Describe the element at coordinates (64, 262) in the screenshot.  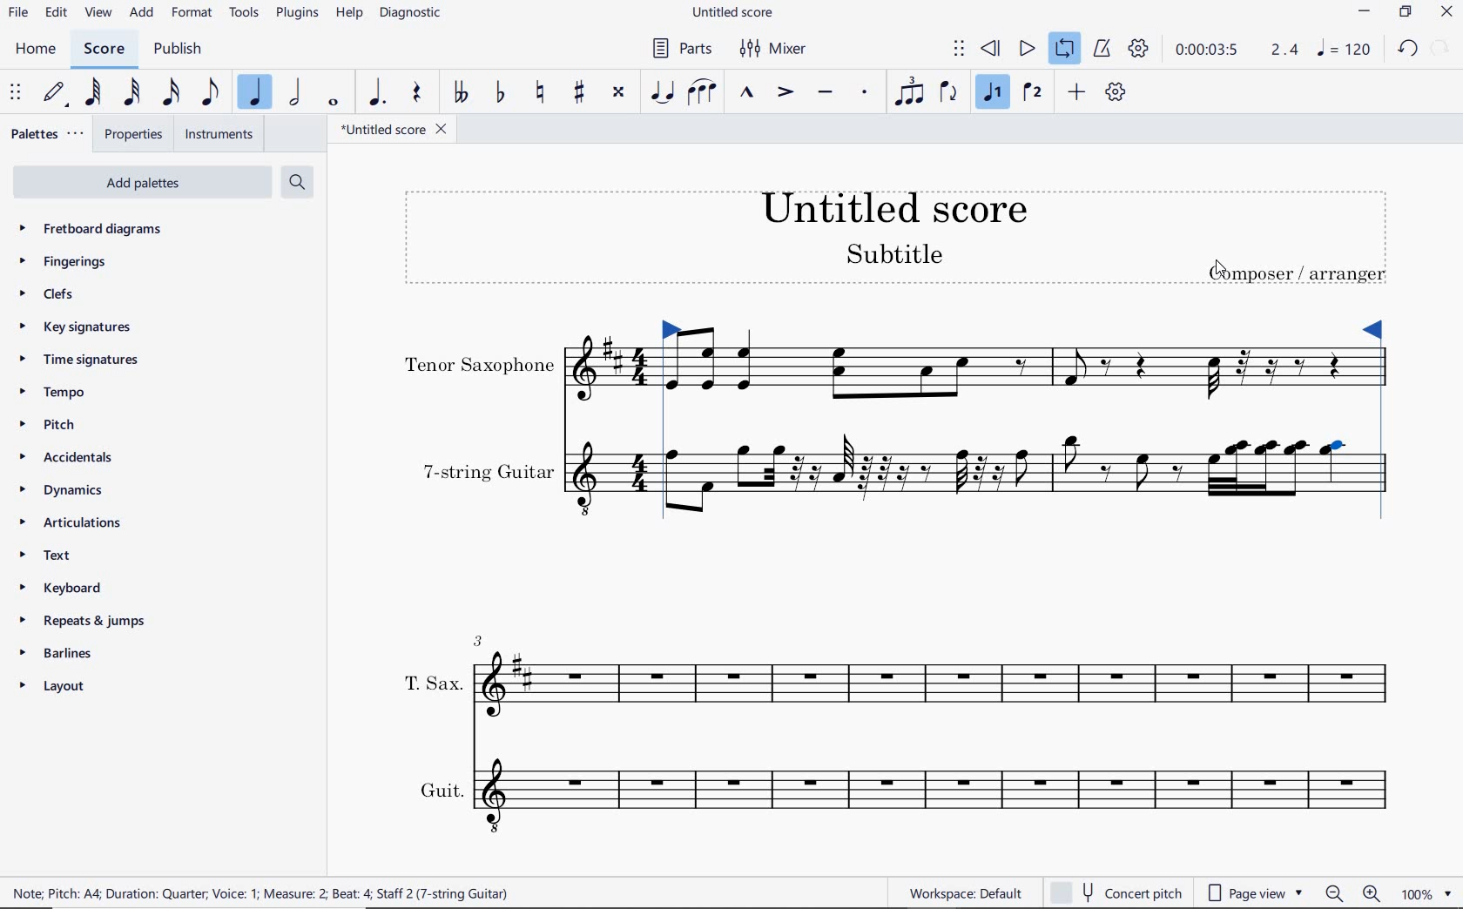
I see `FINGERINGS` at that location.